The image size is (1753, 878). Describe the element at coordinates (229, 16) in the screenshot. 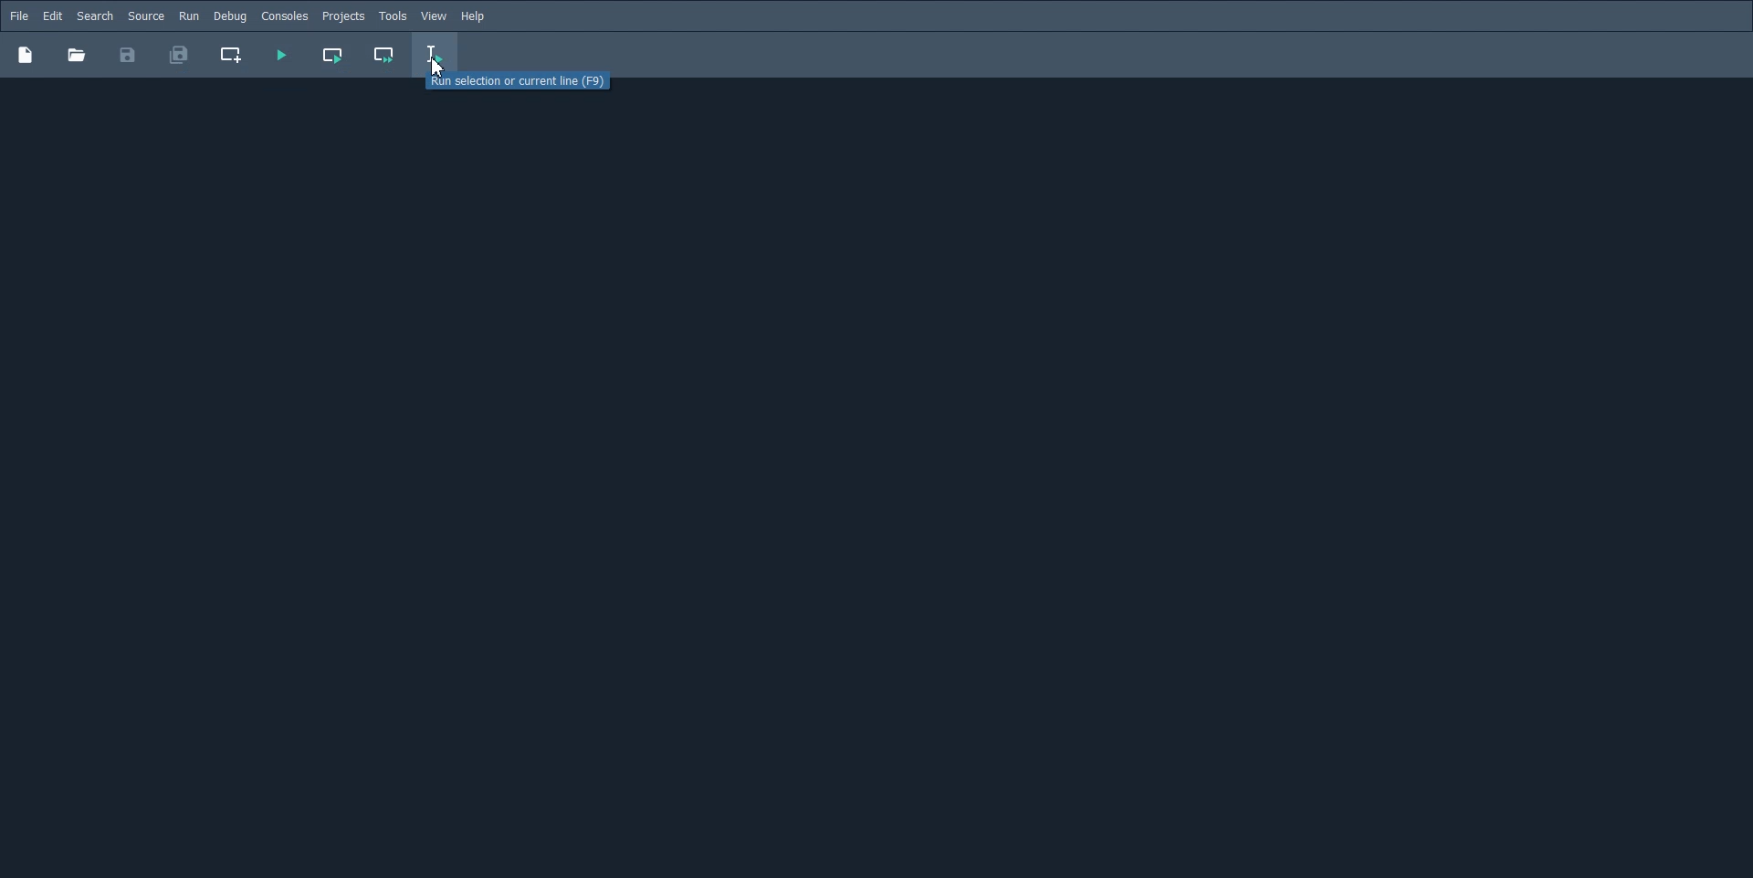

I see `Debug` at that location.